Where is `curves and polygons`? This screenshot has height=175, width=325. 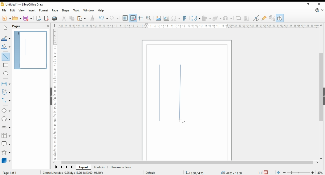
curves and polygons is located at coordinates (6, 92).